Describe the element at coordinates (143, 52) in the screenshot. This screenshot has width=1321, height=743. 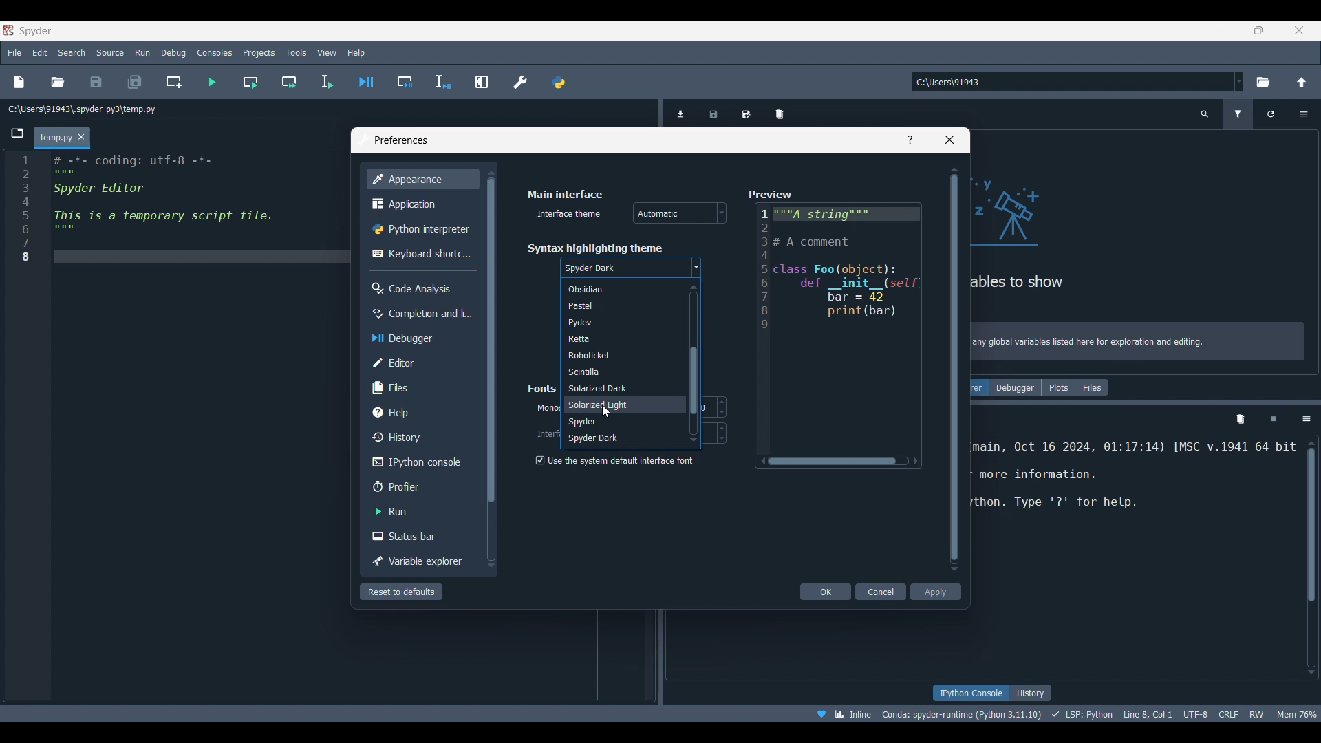
I see `Run menu` at that location.